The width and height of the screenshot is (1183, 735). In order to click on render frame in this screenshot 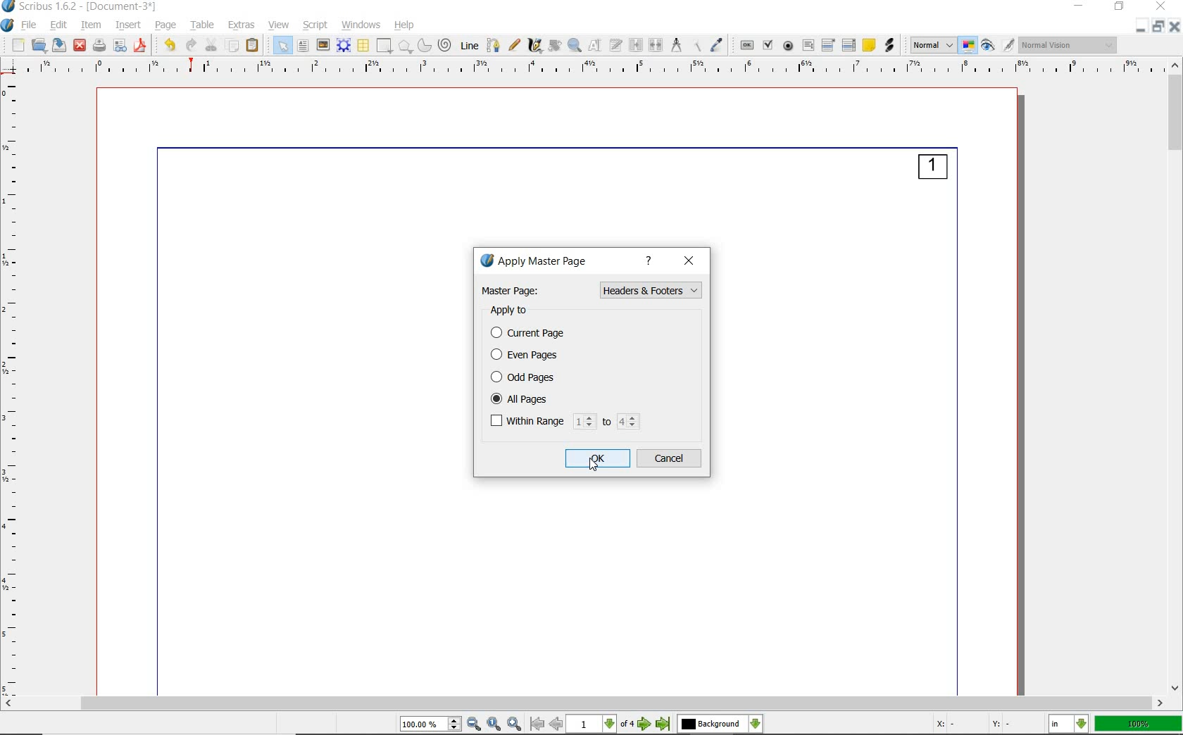, I will do `click(344, 45)`.